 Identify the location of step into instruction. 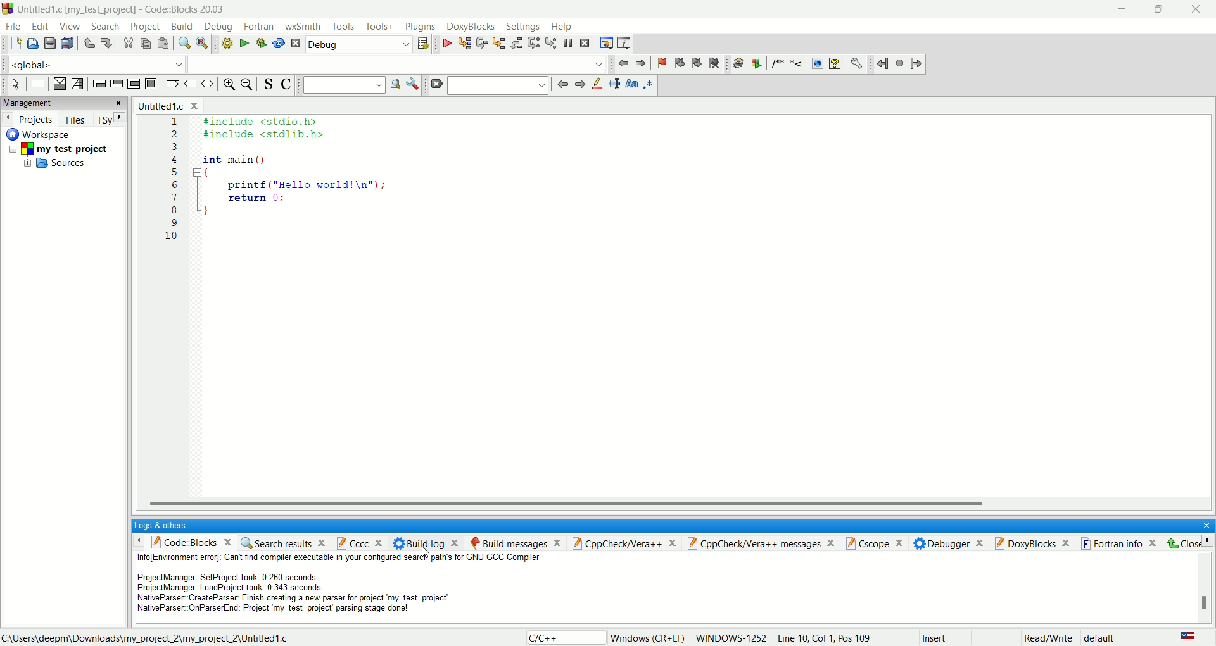
(551, 43).